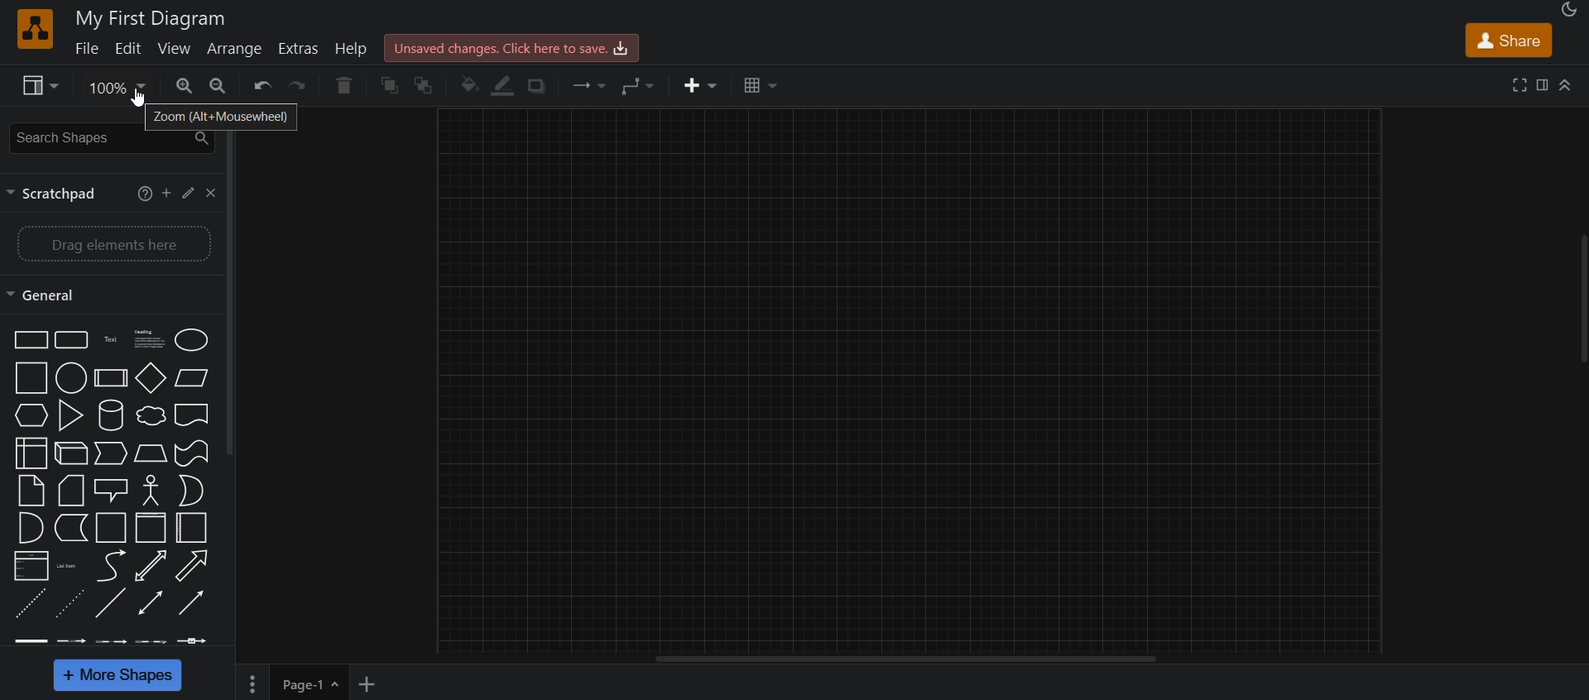  What do you see at coordinates (139, 194) in the screenshot?
I see `help` at bounding box center [139, 194].